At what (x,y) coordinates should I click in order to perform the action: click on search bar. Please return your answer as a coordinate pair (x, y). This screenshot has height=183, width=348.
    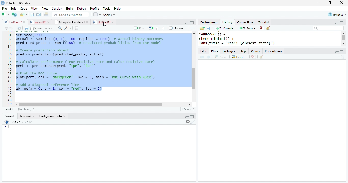
    Looking at the image, I should click on (328, 28).